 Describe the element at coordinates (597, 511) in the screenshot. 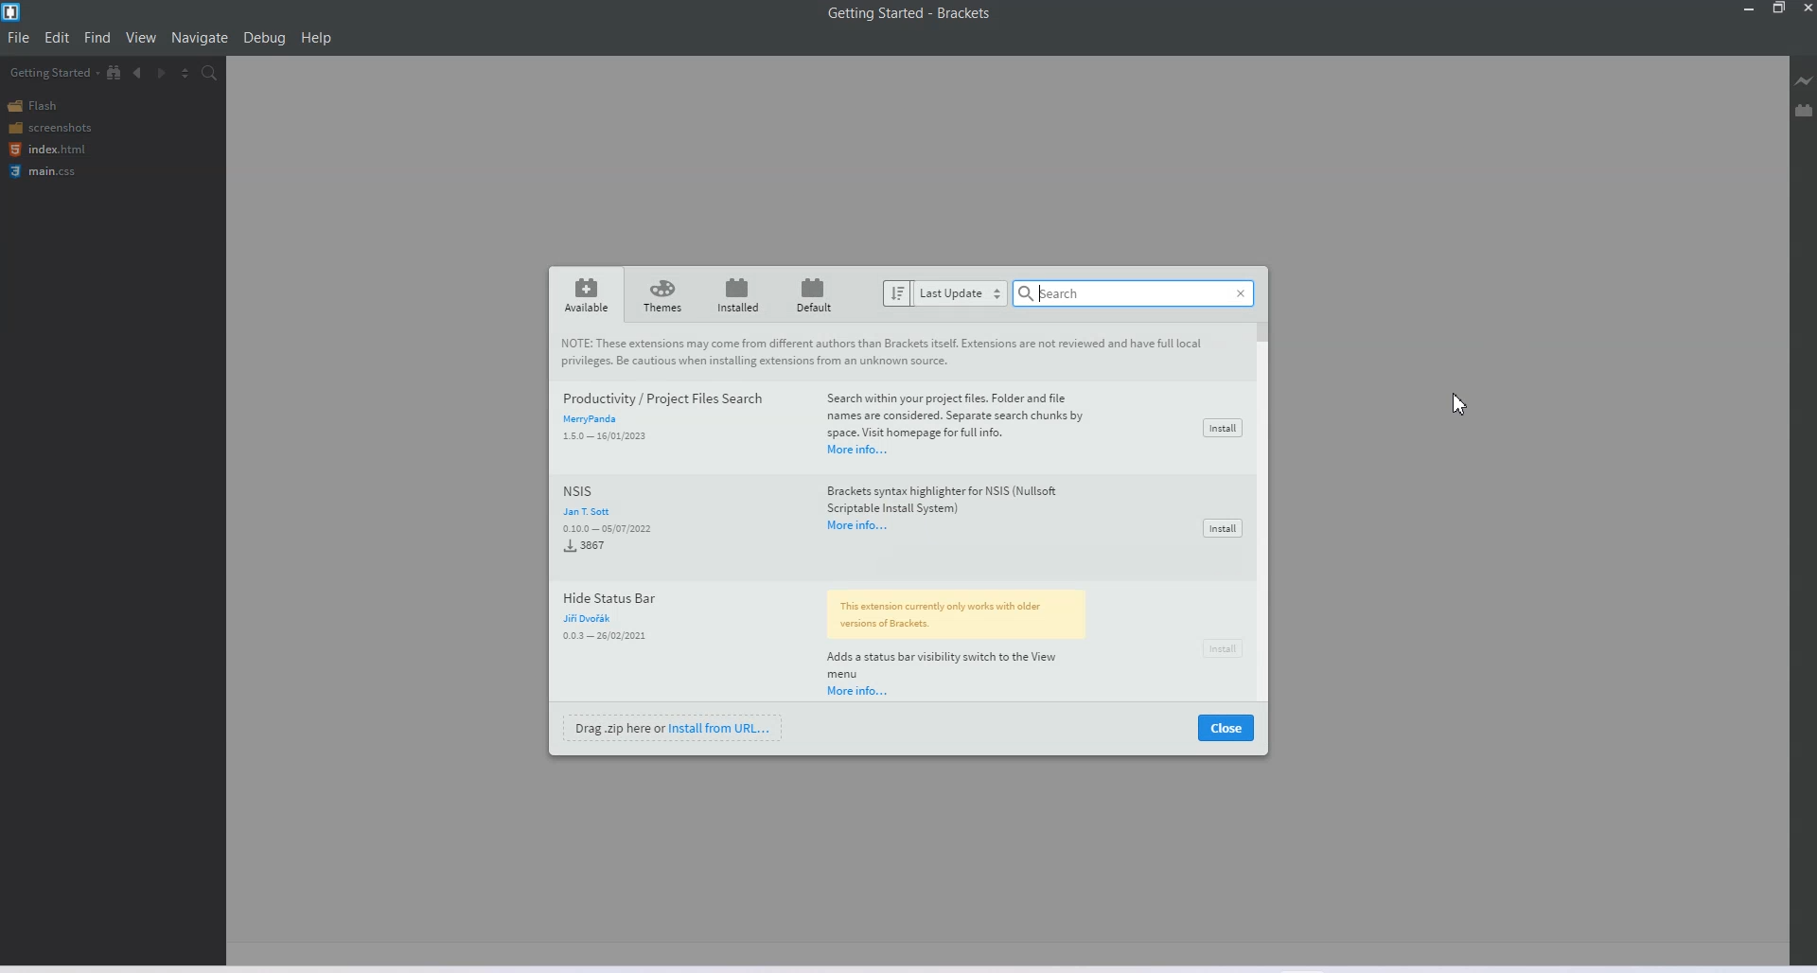

I see `jan t sott` at that location.